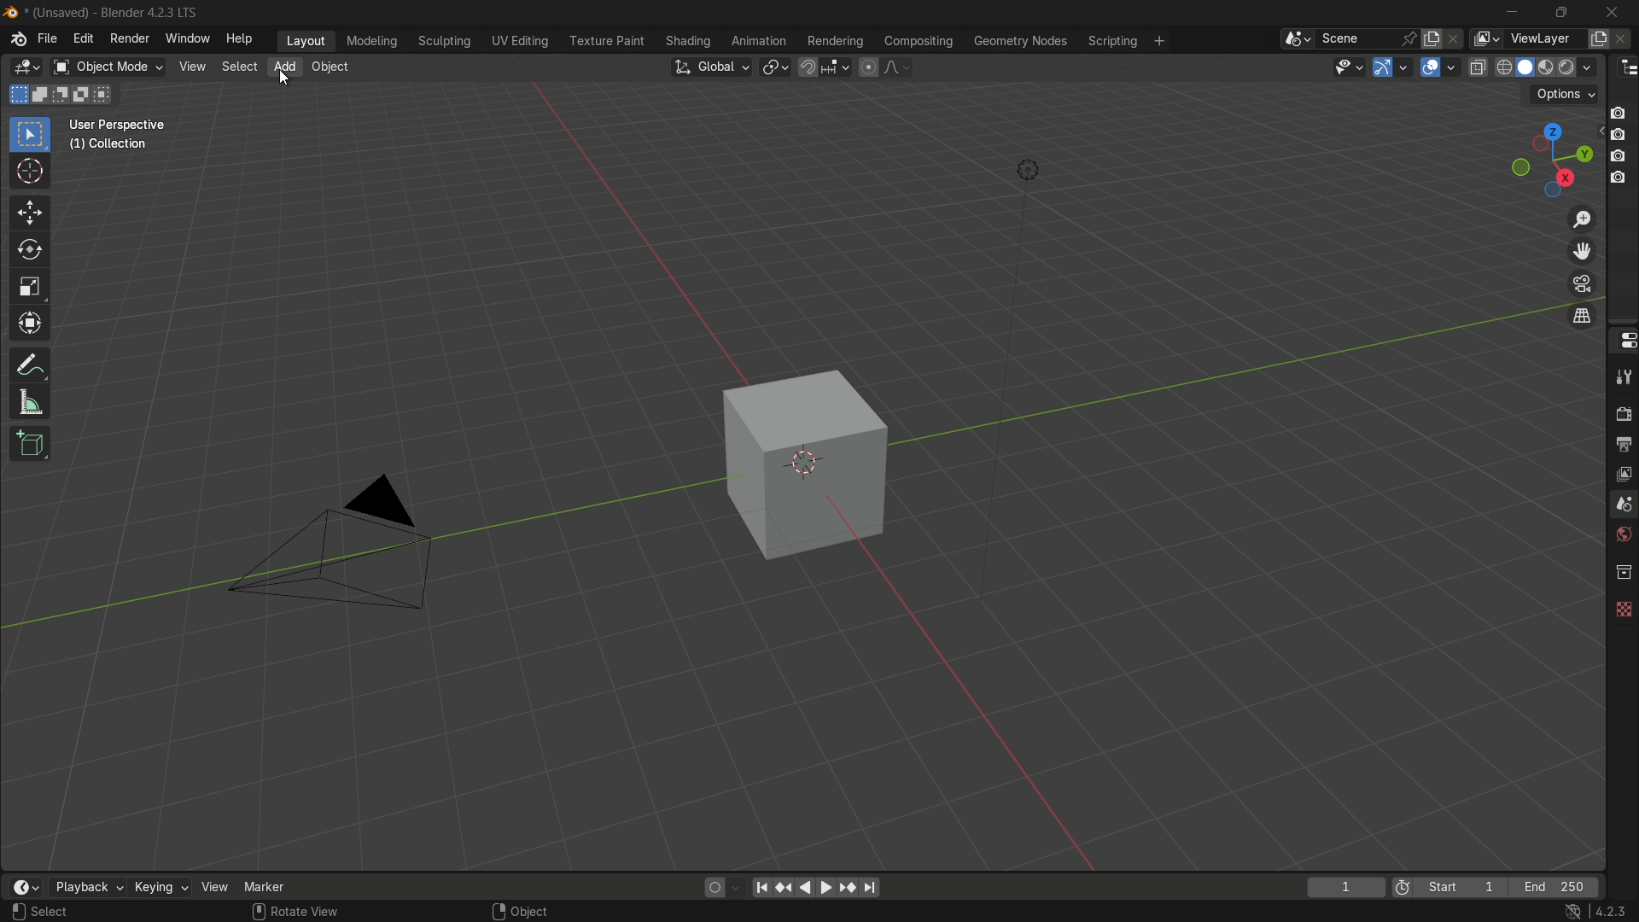 This screenshot has width=1639, height=922. What do you see at coordinates (265, 886) in the screenshot?
I see `marker` at bounding box center [265, 886].